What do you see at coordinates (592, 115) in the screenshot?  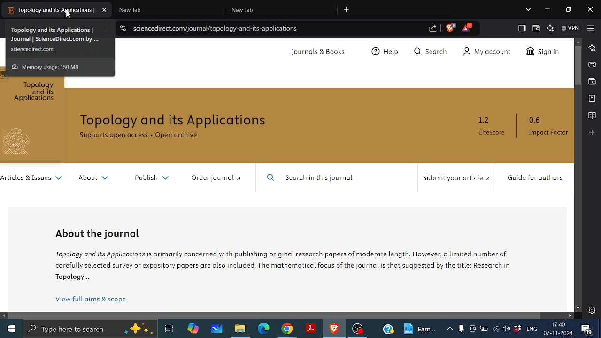 I see `Reading list` at bounding box center [592, 115].